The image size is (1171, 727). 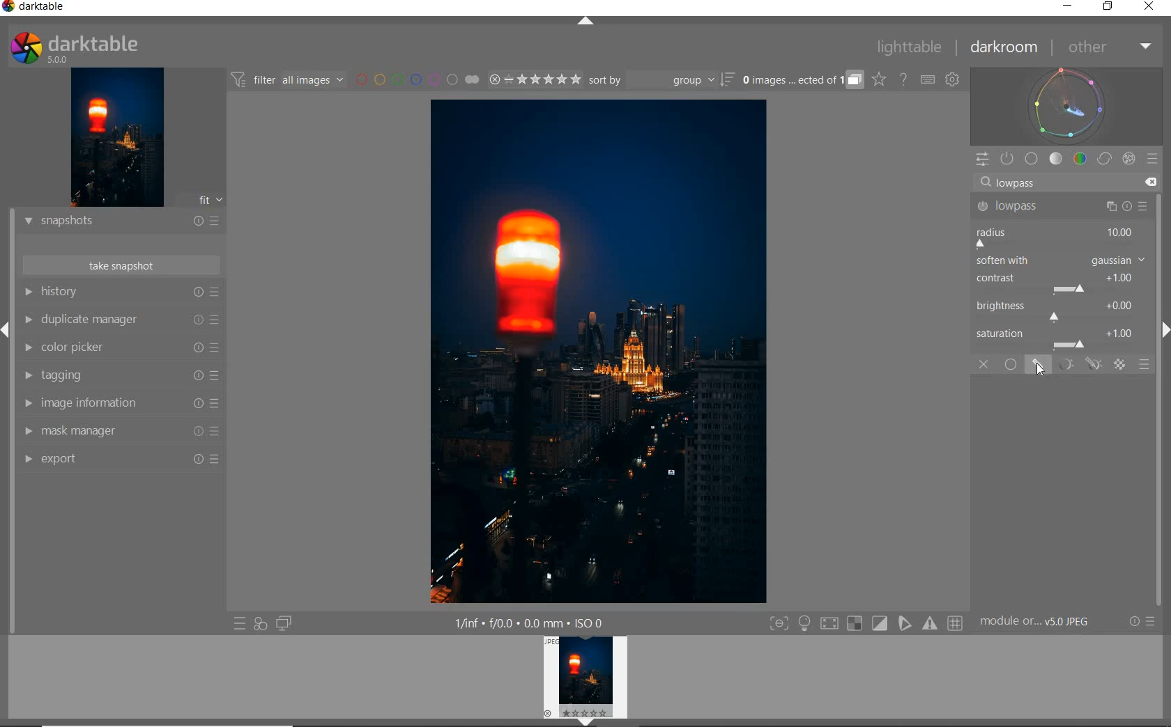 What do you see at coordinates (602, 353) in the screenshot?
I see `SELECTED IMAGE` at bounding box center [602, 353].